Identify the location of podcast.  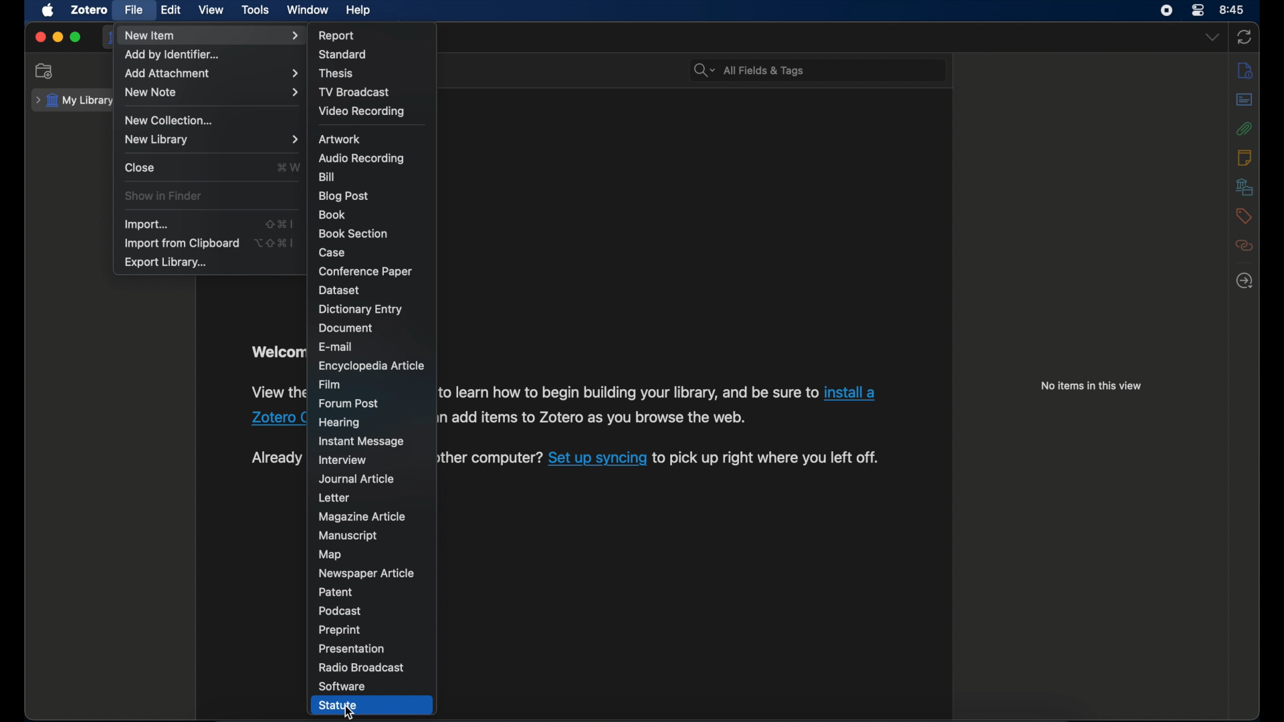
(342, 610).